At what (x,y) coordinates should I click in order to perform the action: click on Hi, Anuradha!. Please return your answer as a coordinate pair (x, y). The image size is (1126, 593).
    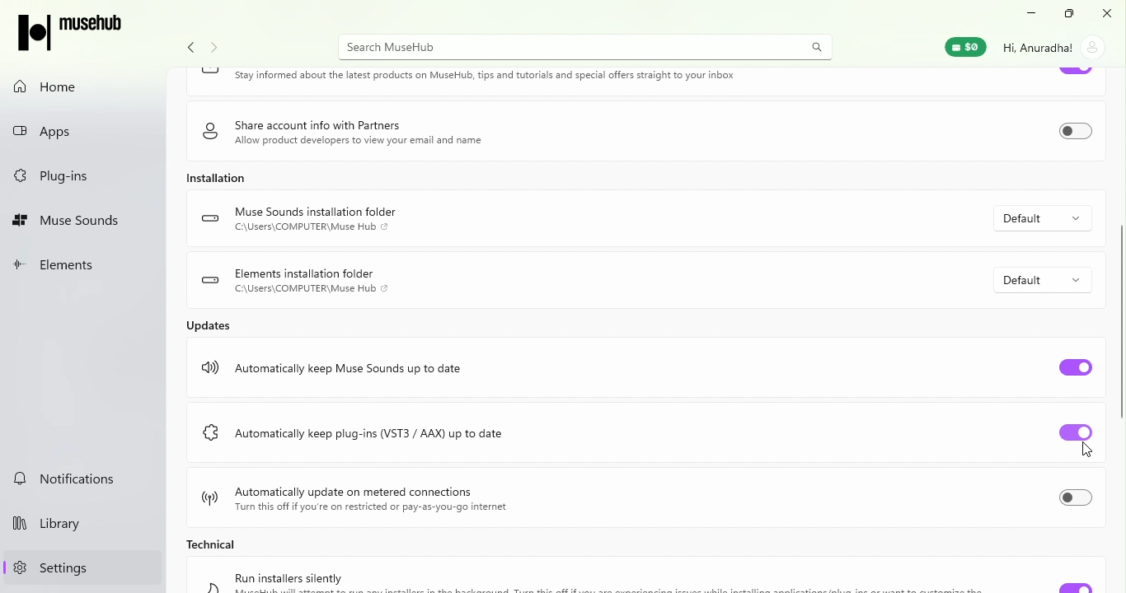
    Looking at the image, I should click on (1038, 48).